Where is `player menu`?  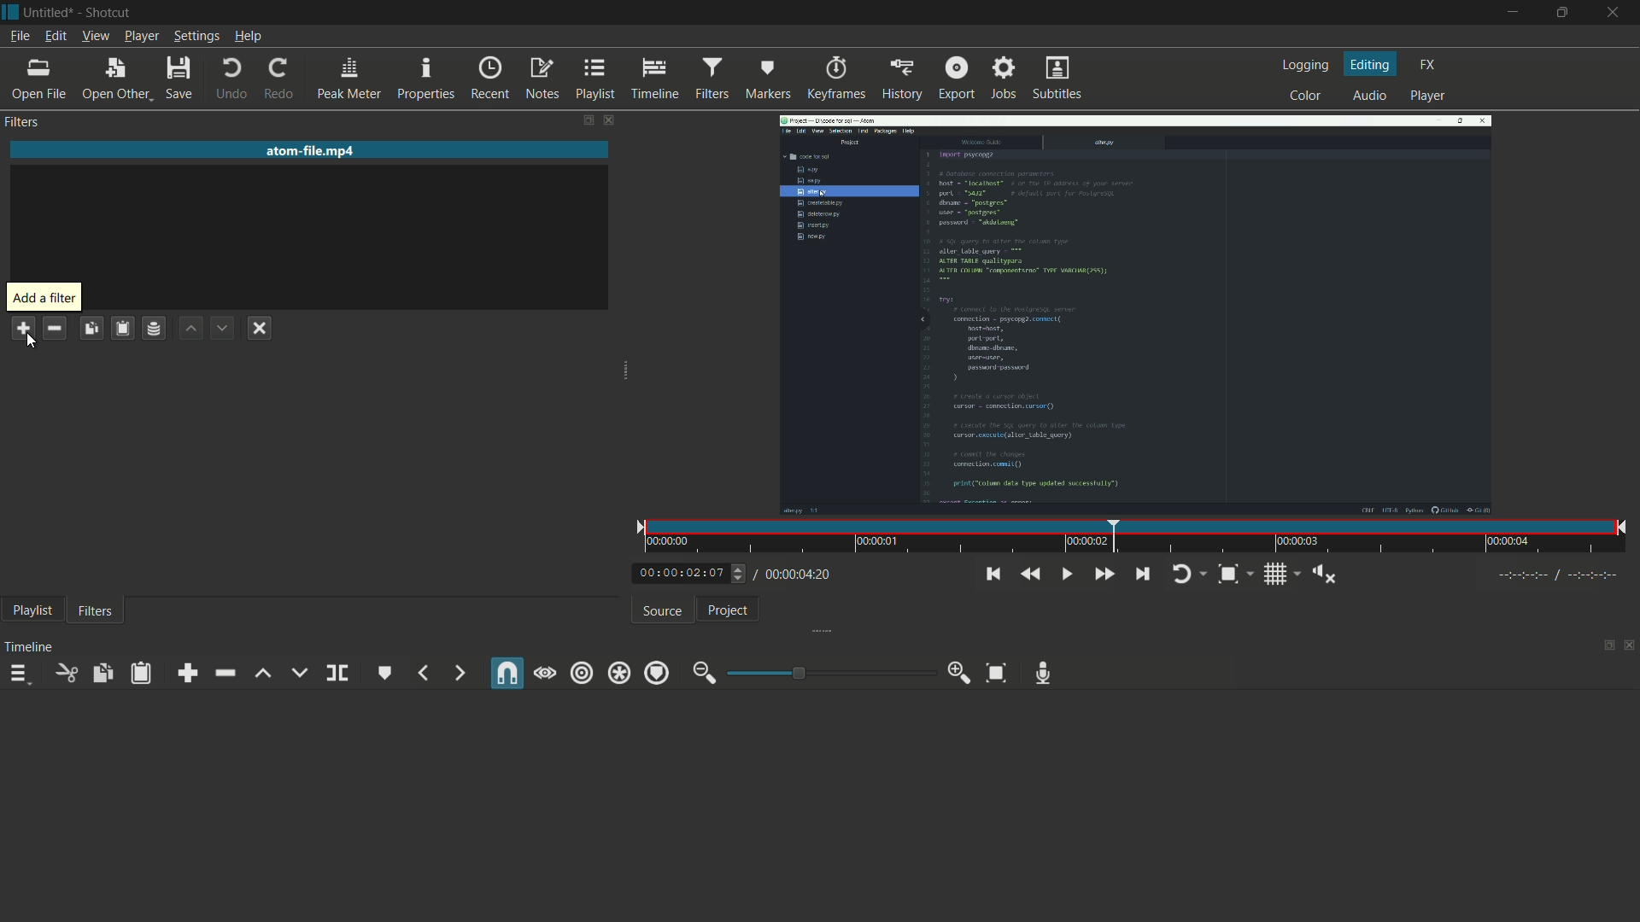
player menu is located at coordinates (142, 36).